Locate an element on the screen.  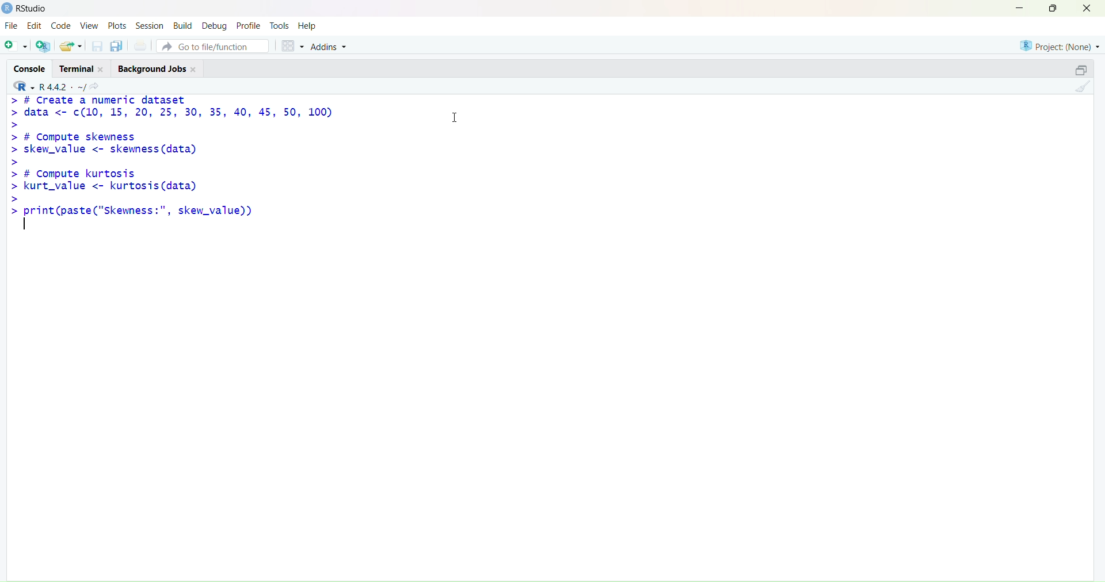
Profile is located at coordinates (249, 24).